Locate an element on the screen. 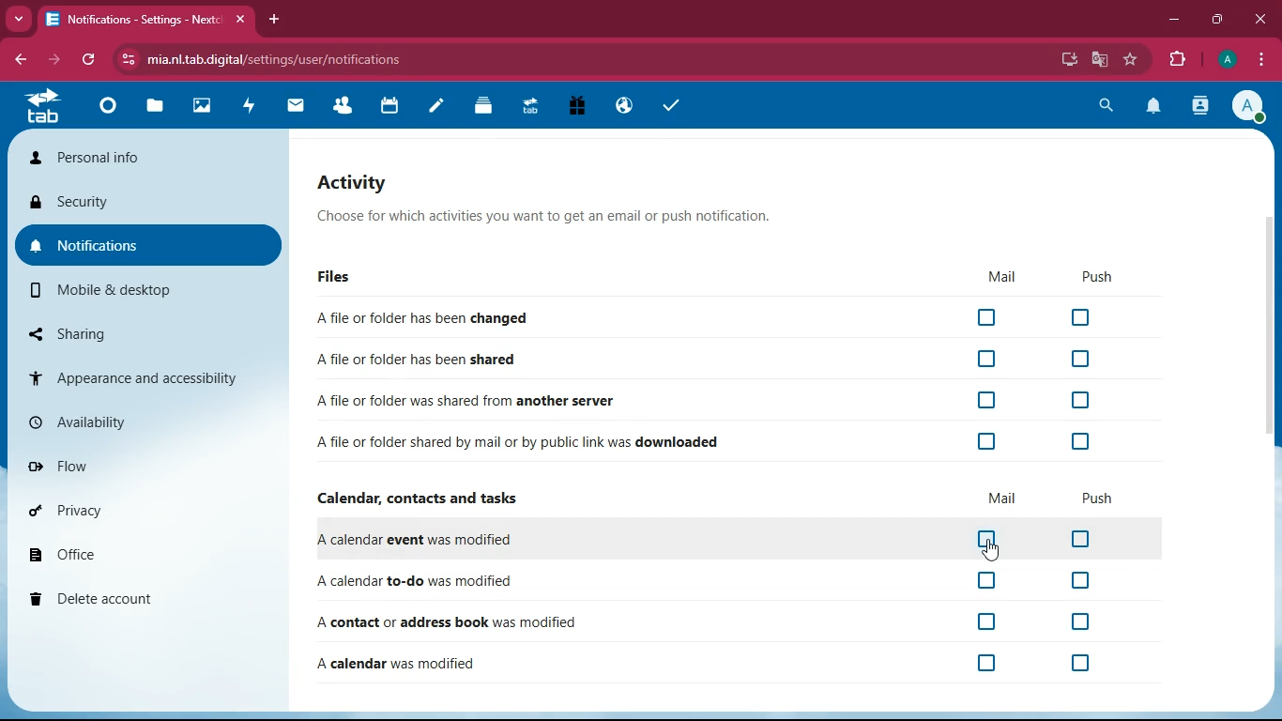 The height and width of the screenshot is (721, 1282). appearance and accessibility is located at coordinates (146, 378).